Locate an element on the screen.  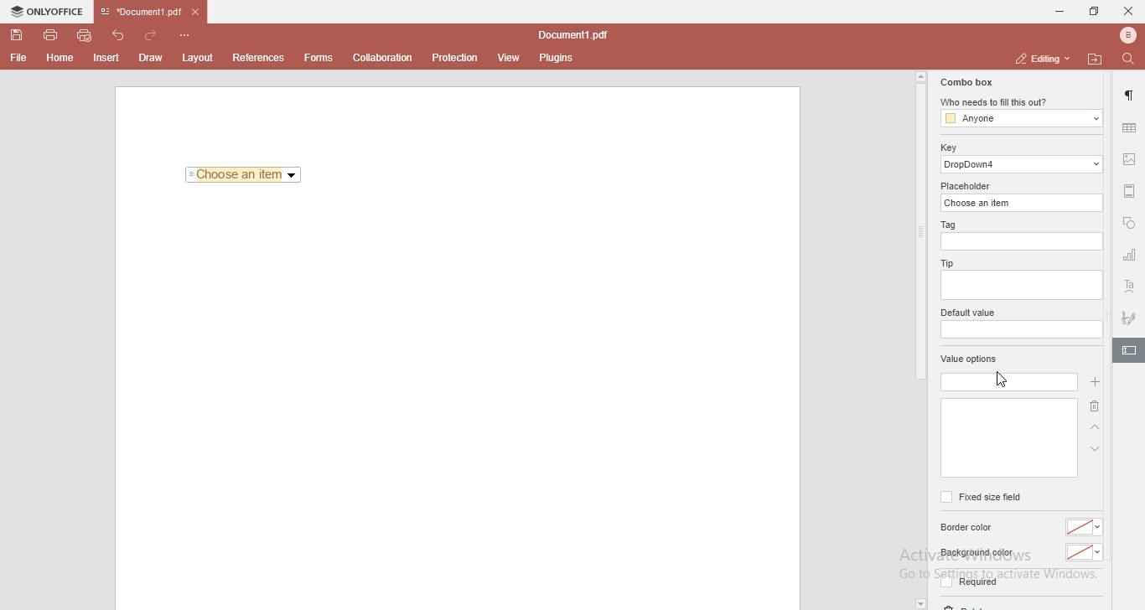
image is located at coordinates (1131, 161).